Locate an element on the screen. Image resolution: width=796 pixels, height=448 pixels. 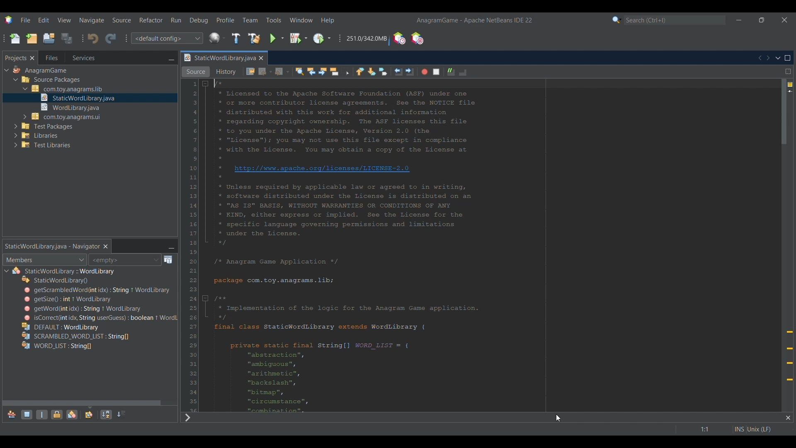
File menu is located at coordinates (26, 19).